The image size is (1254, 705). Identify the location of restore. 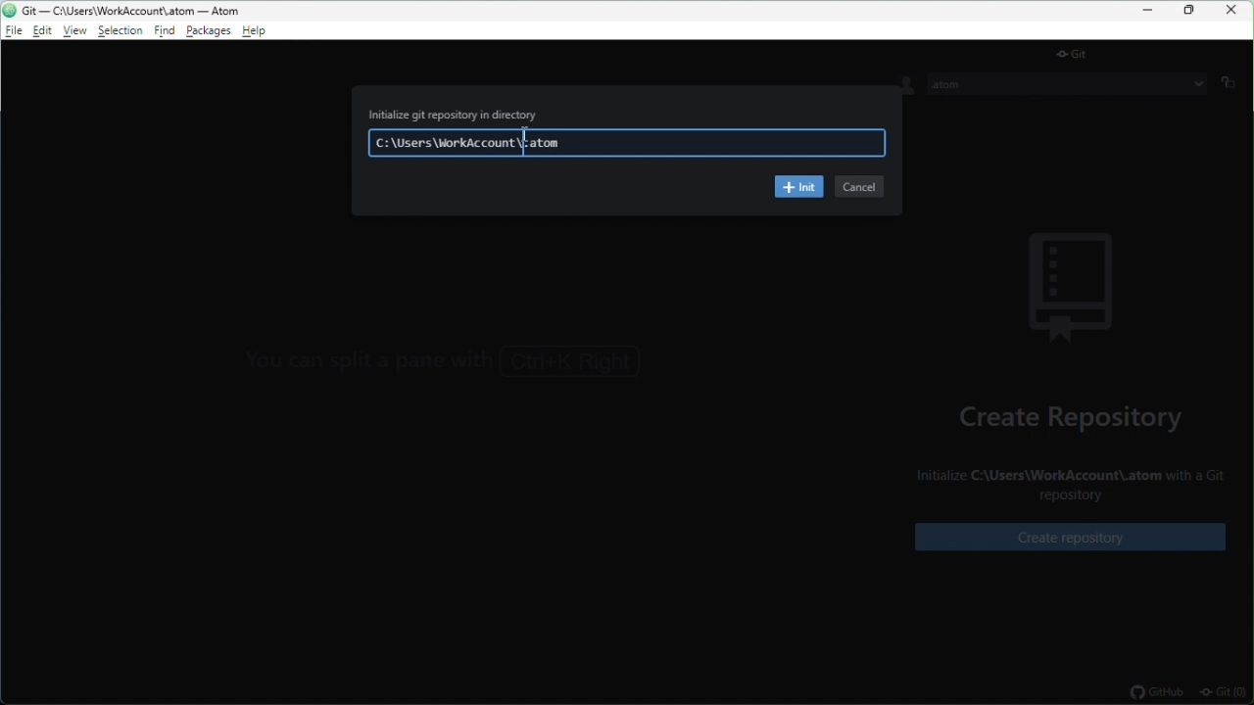
(1191, 10).